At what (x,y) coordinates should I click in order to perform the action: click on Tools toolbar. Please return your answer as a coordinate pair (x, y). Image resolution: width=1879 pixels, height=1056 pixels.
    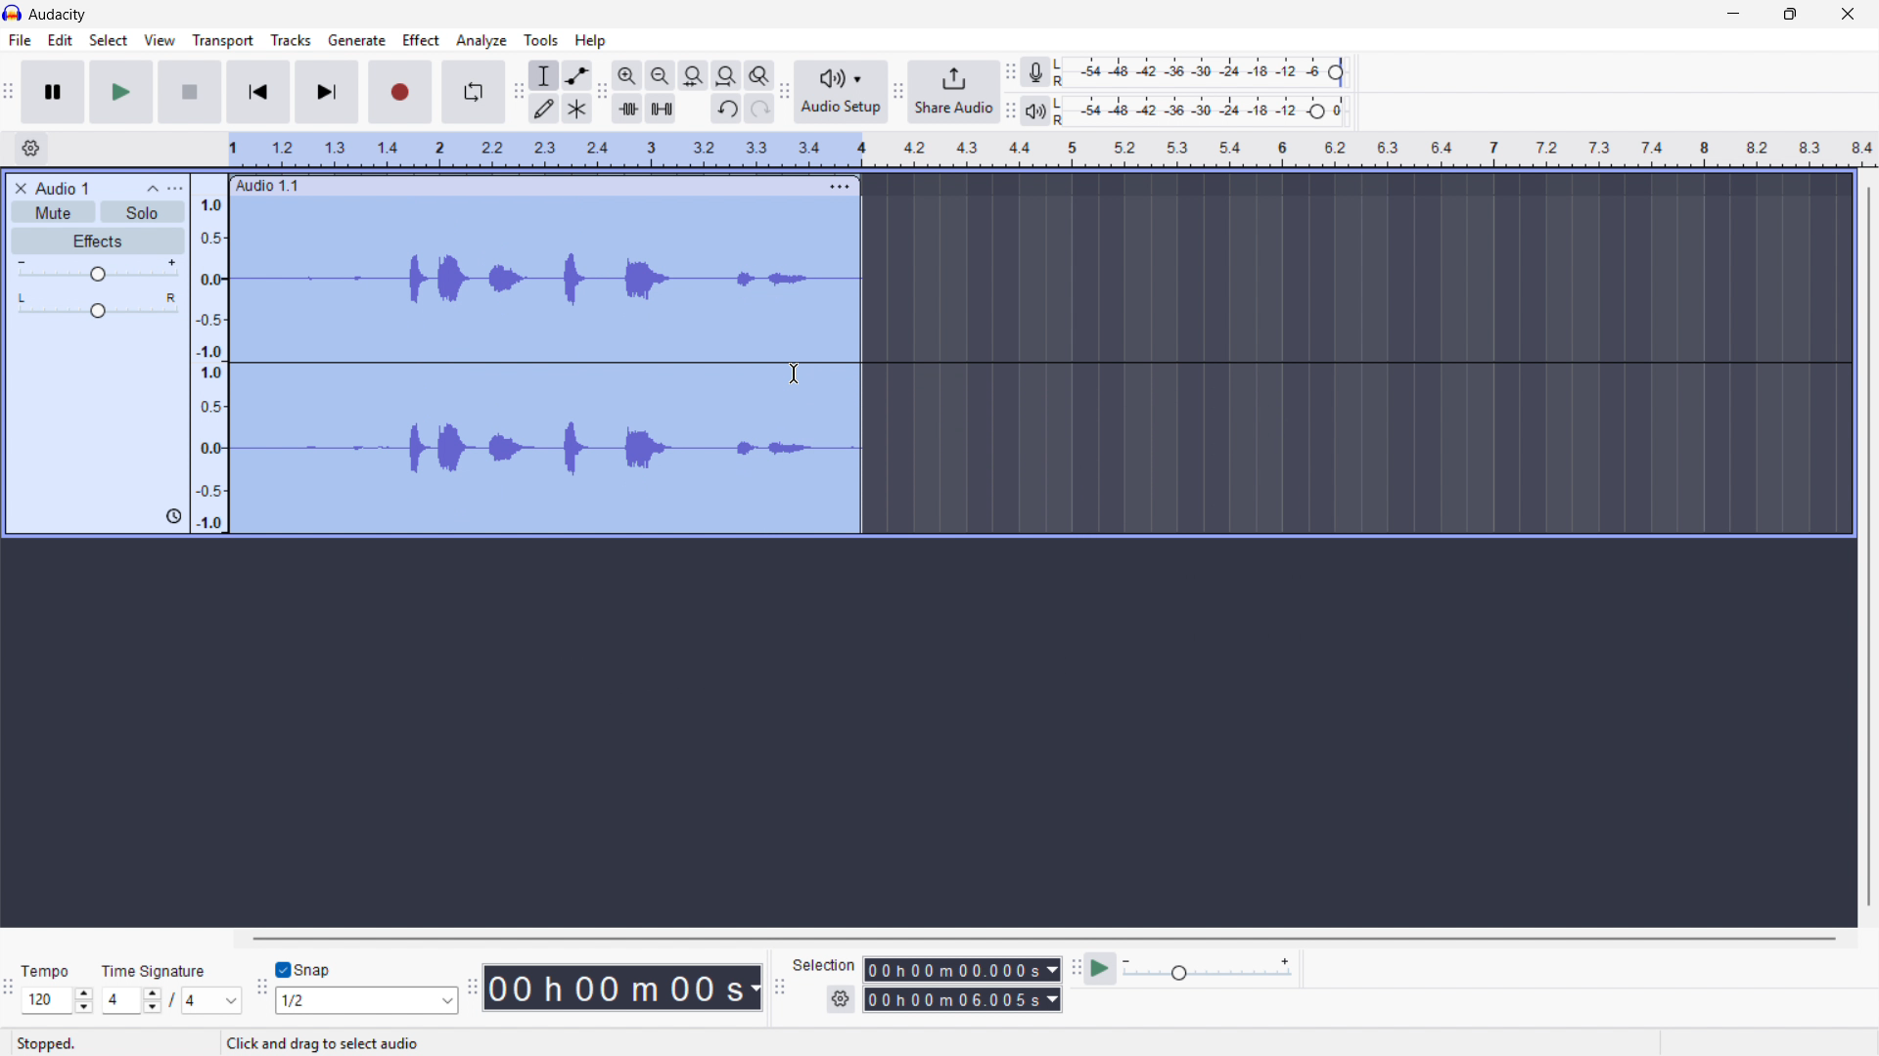
    Looking at the image, I should click on (519, 92).